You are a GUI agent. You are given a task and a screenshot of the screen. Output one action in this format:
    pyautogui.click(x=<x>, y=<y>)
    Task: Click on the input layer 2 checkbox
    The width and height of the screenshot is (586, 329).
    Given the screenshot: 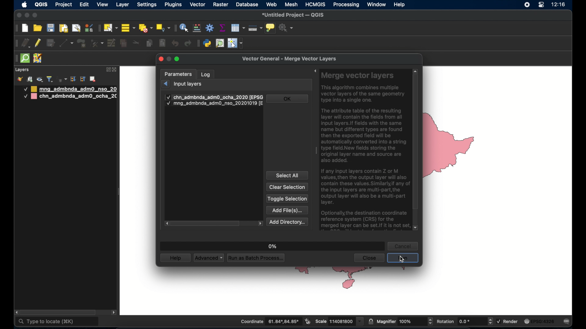 What is the action you would take?
    pyautogui.click(x=215, y=104)
    